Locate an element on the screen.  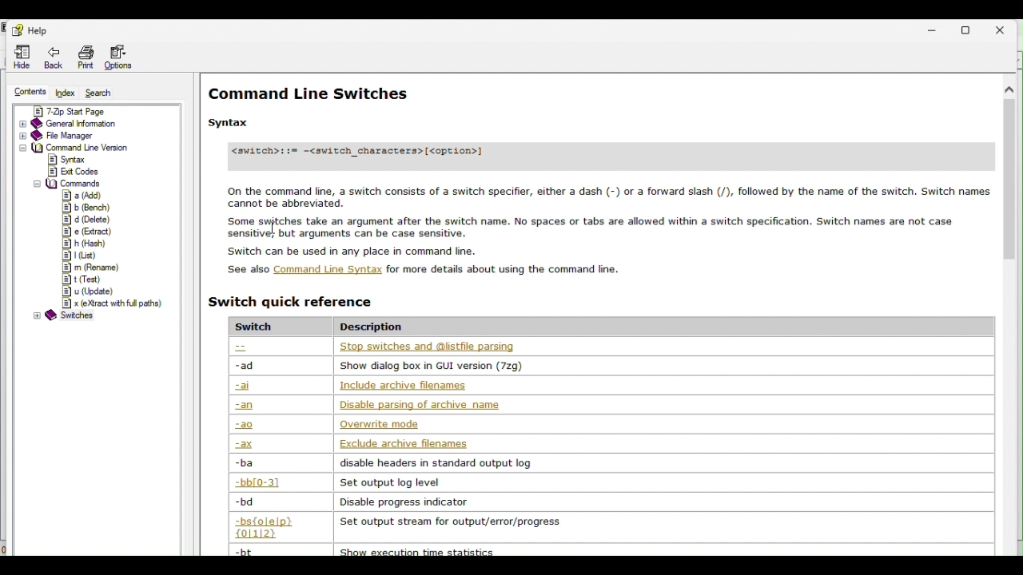
-bt is located at coordinates (260, 551).